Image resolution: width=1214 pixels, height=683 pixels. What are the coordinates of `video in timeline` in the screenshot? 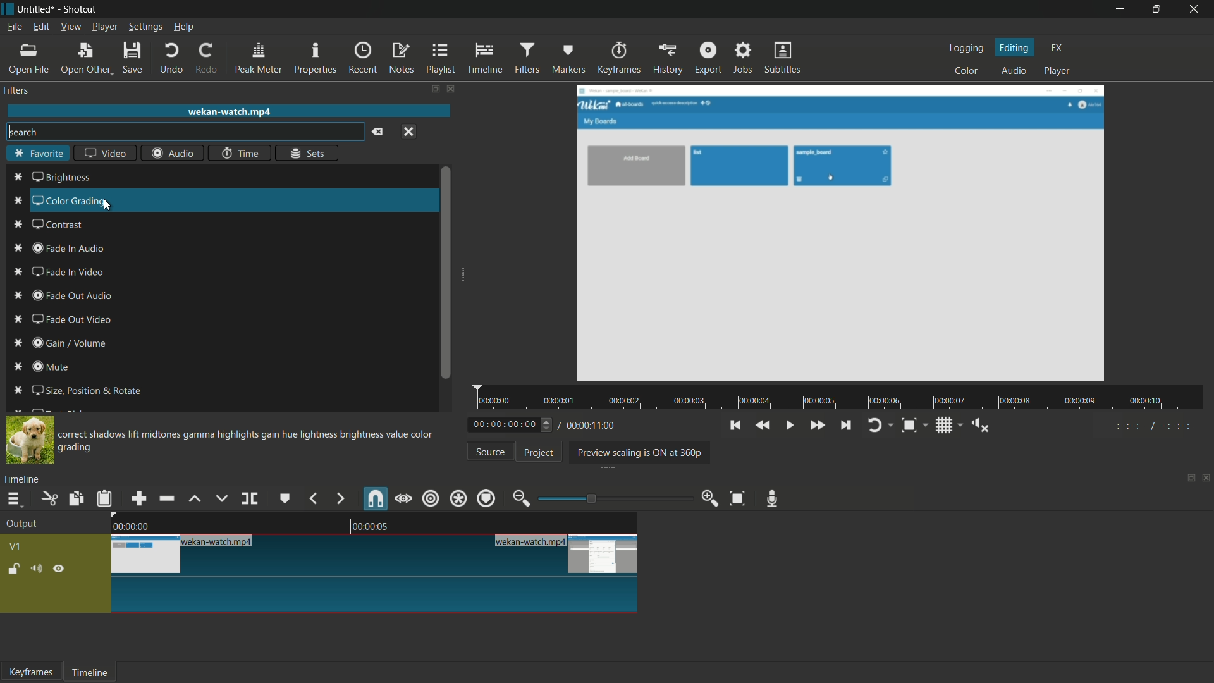 It's located at (375, 573).